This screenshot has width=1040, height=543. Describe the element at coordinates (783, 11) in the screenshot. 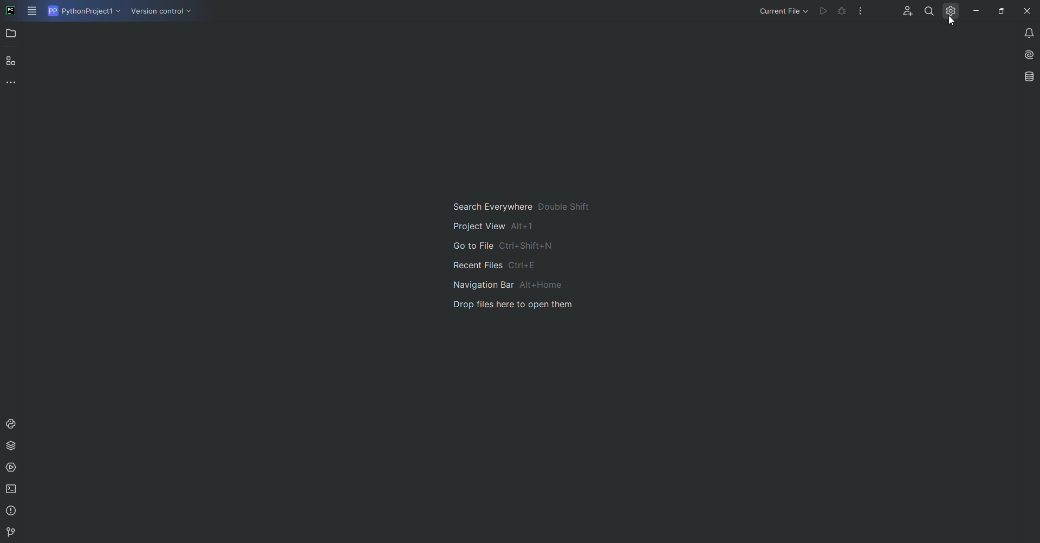

I see `Current file` at that location.